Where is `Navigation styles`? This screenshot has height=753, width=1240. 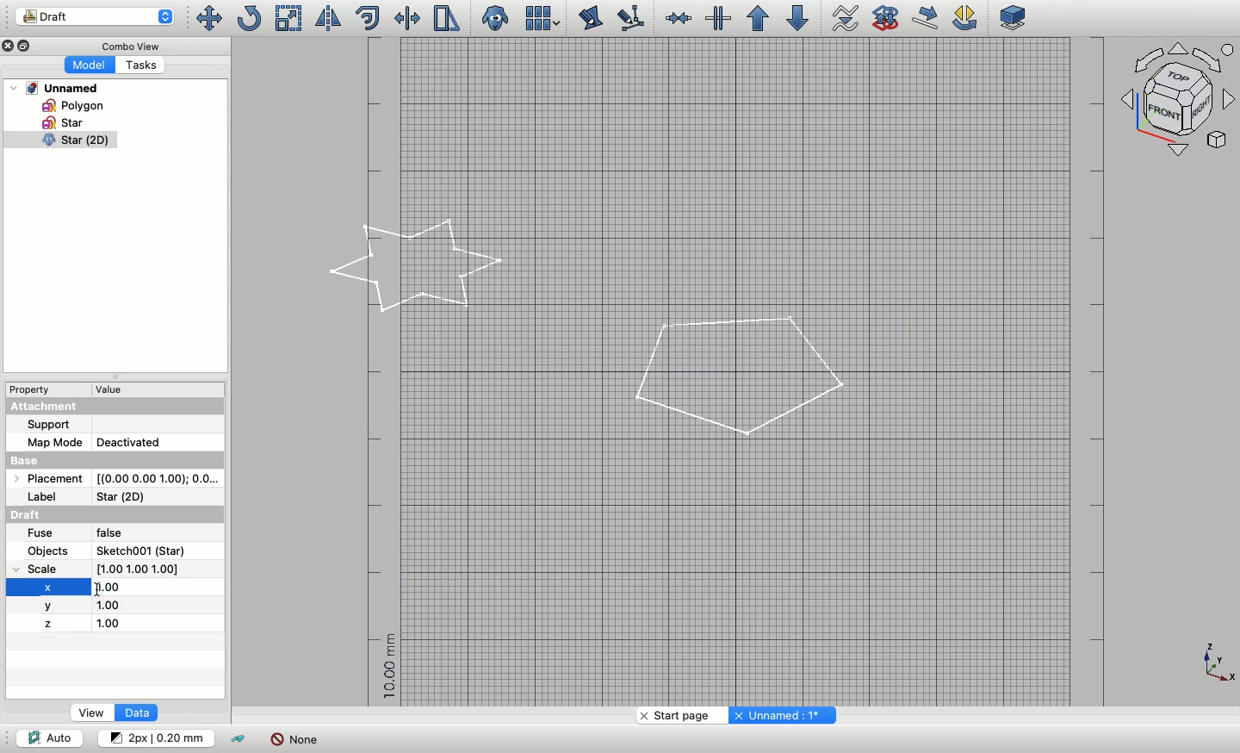 Navigation styles is located at coordinates (1180, 102).